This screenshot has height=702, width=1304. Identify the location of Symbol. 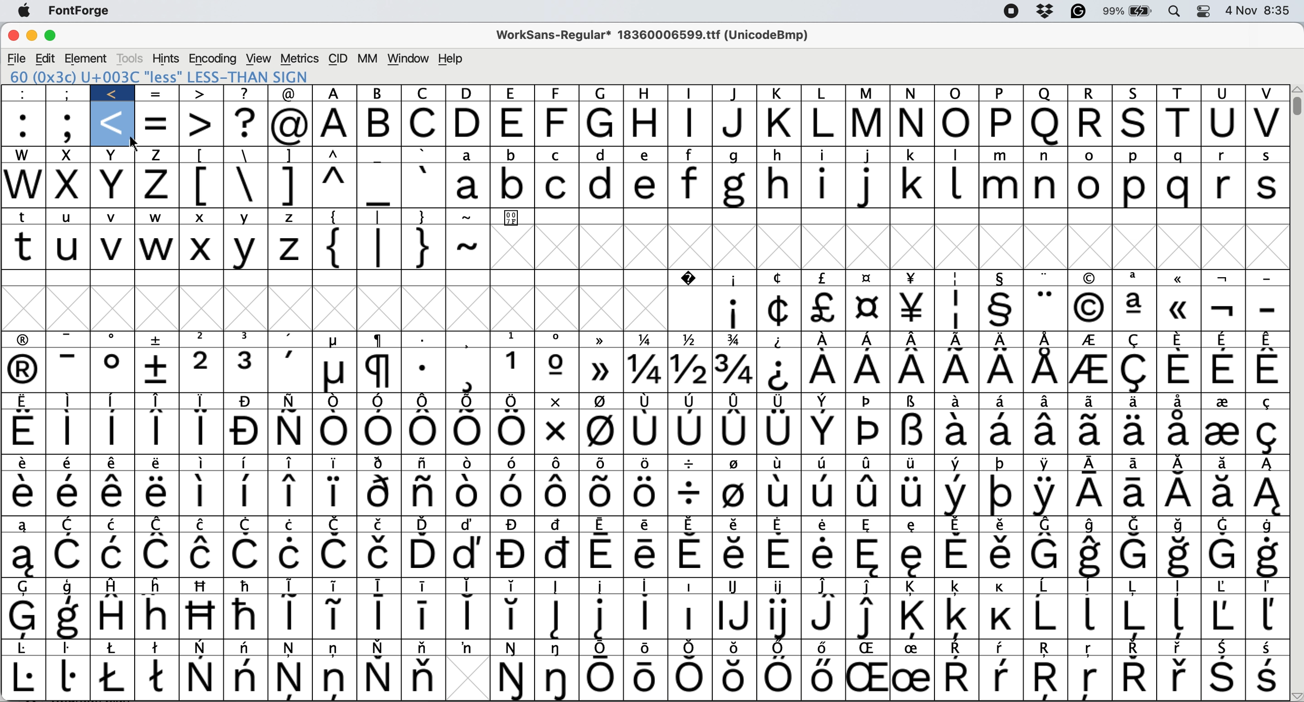
(1268, 587).